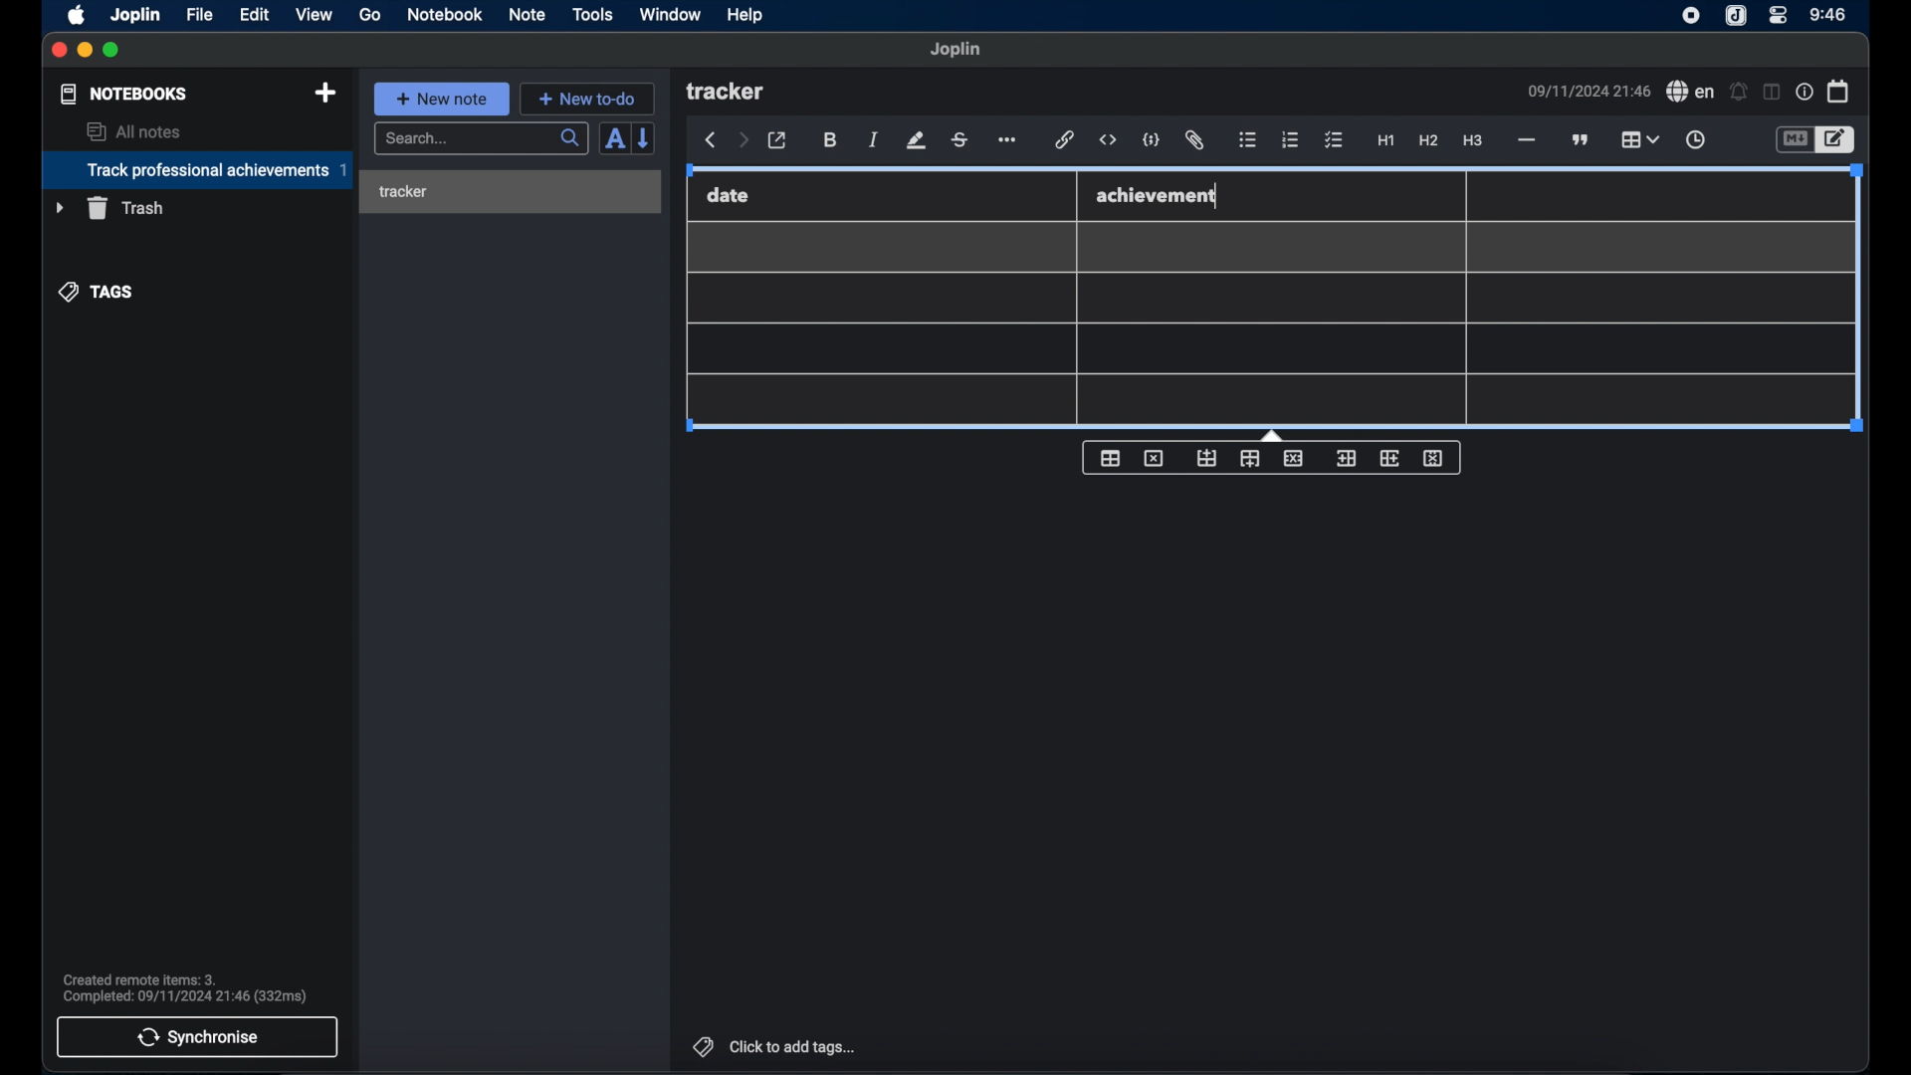 This screenshot has width=1911, height=1075. Describe the element at coordinates (1196, 141) in the screenshot. I see `attach file` at that location.